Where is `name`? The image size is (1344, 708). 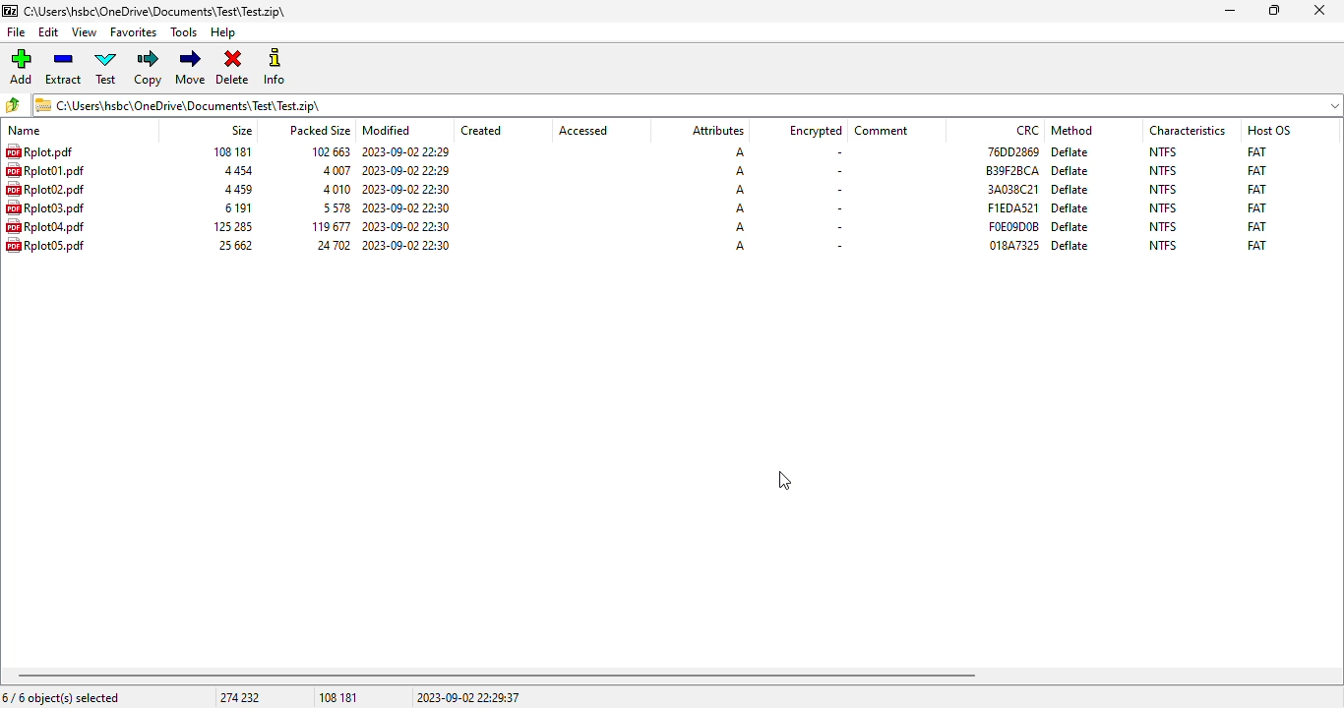
name is located at coordinates (25, 131).